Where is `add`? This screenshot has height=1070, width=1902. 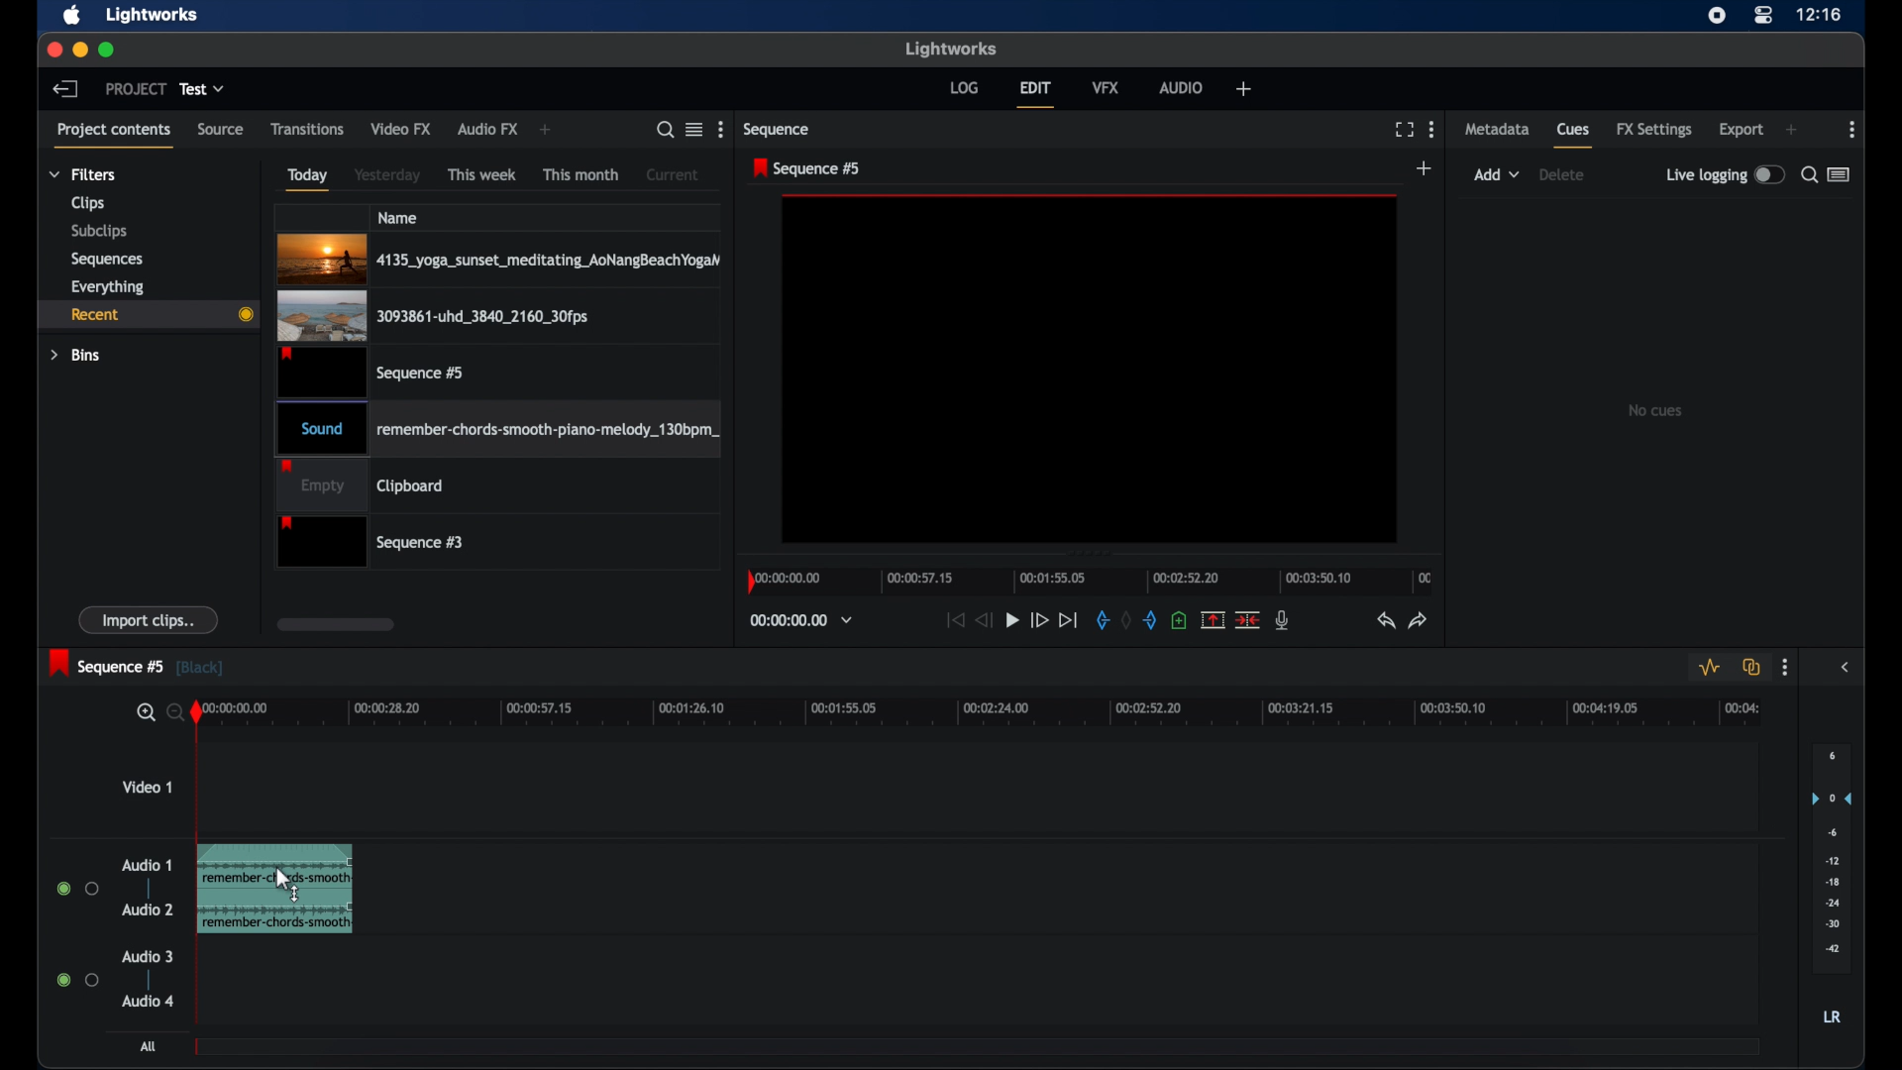 add is located at coordinates (1426, 169).